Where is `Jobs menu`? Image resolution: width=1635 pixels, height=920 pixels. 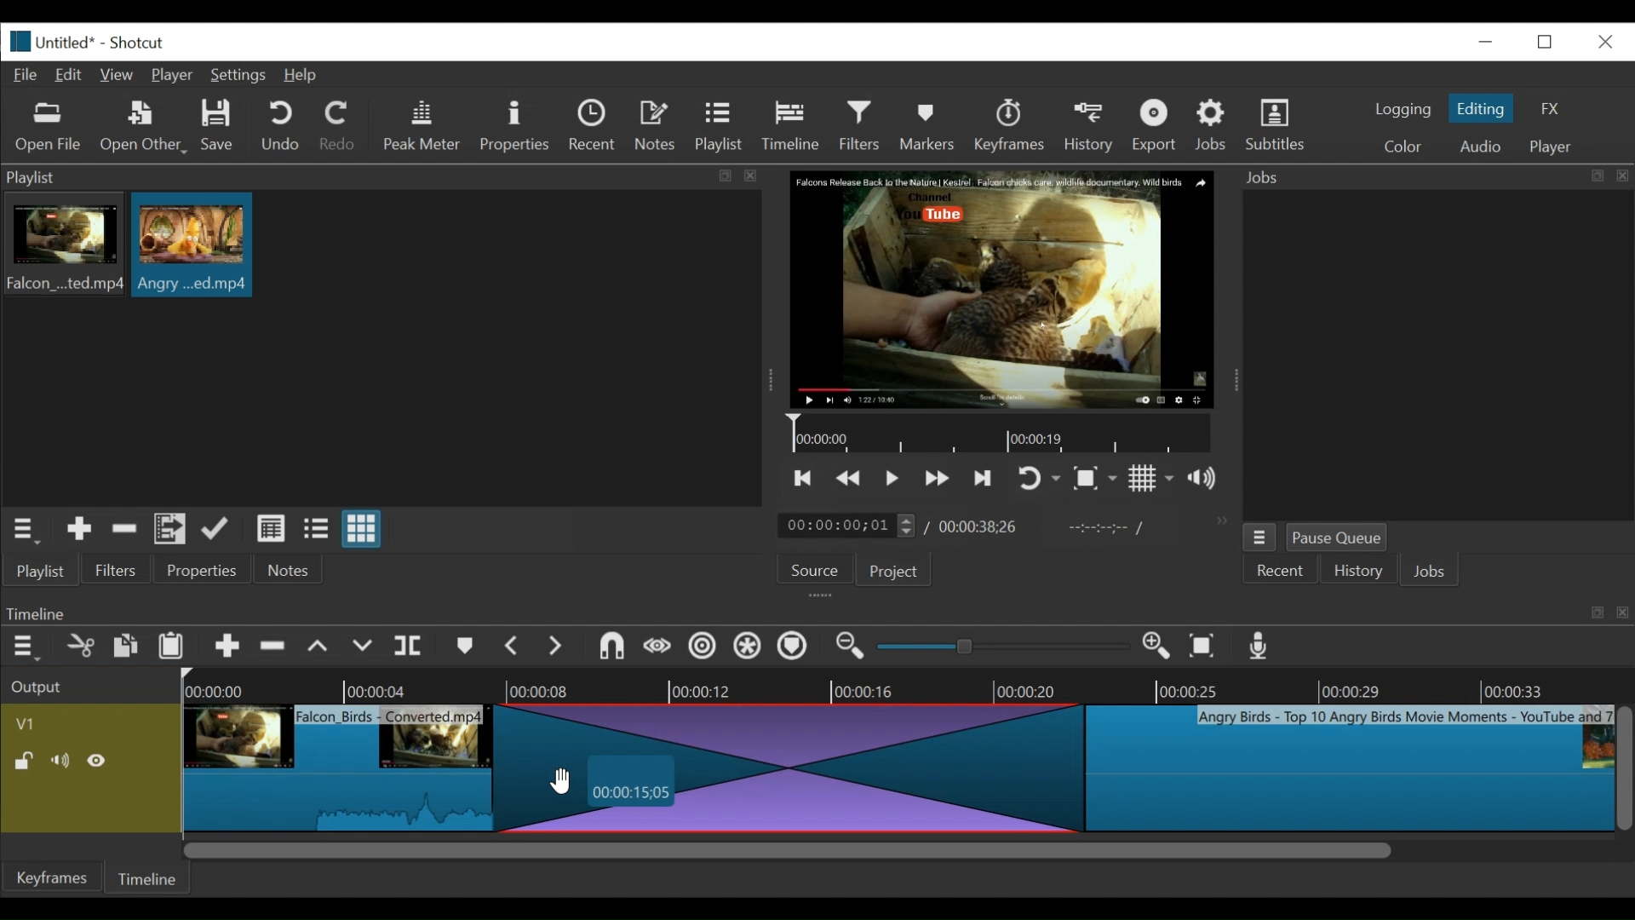
Jobs menu is located at coordinates (1425, 175).